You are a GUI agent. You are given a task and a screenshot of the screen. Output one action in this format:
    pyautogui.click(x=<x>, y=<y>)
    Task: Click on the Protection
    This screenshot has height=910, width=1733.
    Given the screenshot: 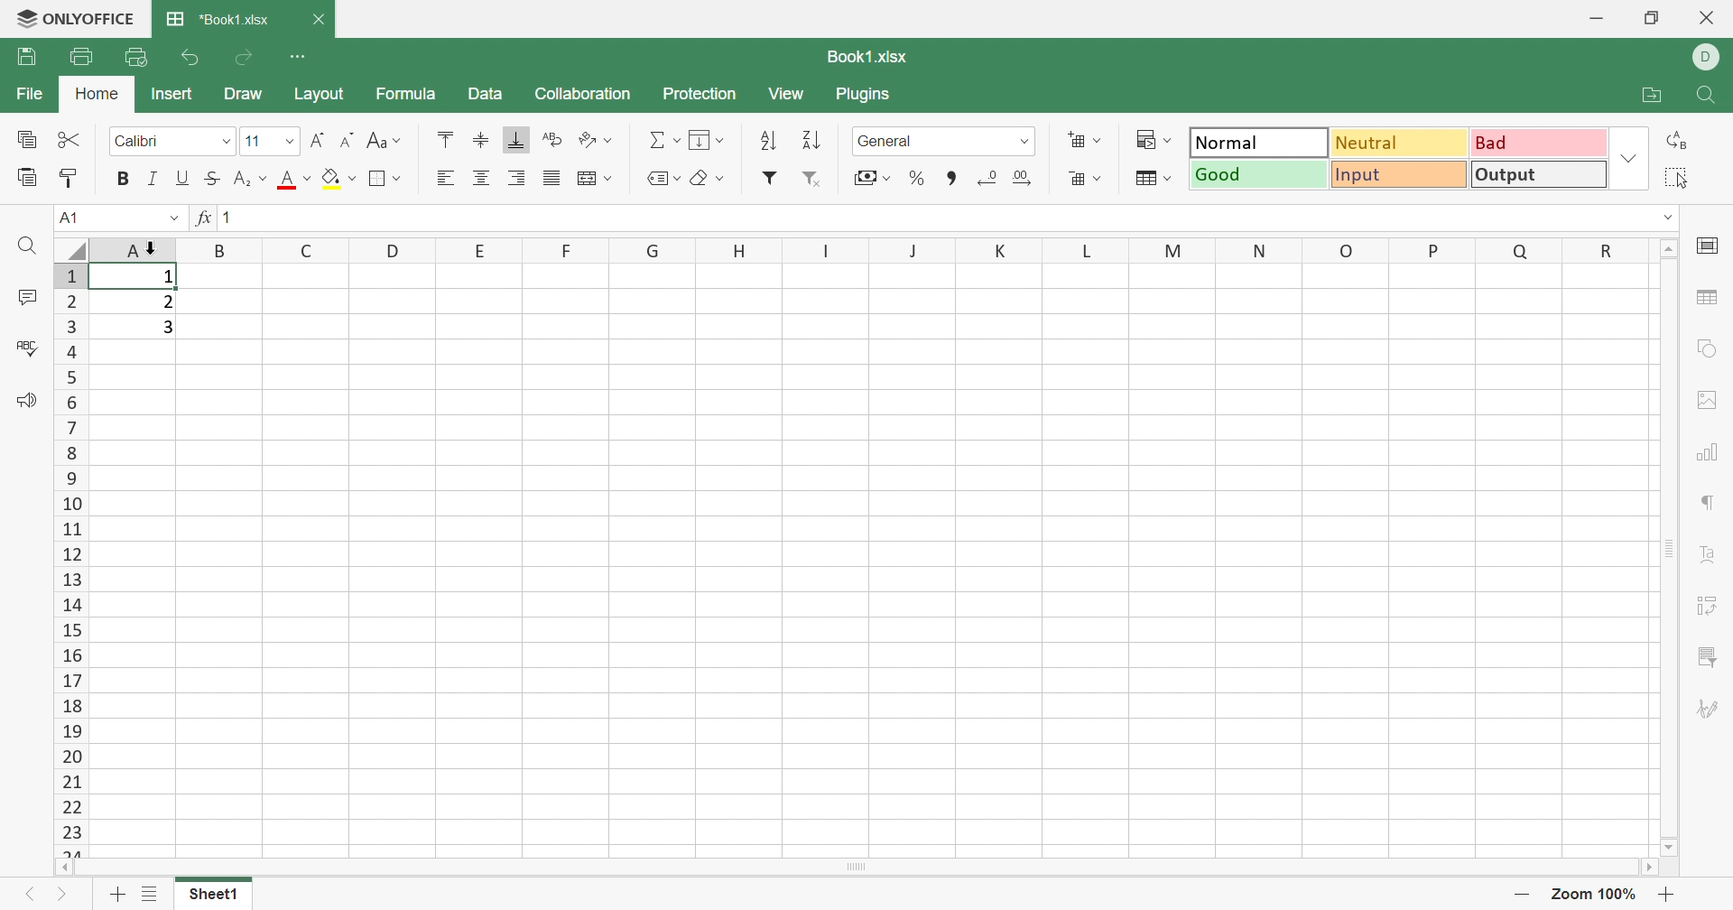 What is the action you would take?
    pyautogui.click(x=703, y=94)
    